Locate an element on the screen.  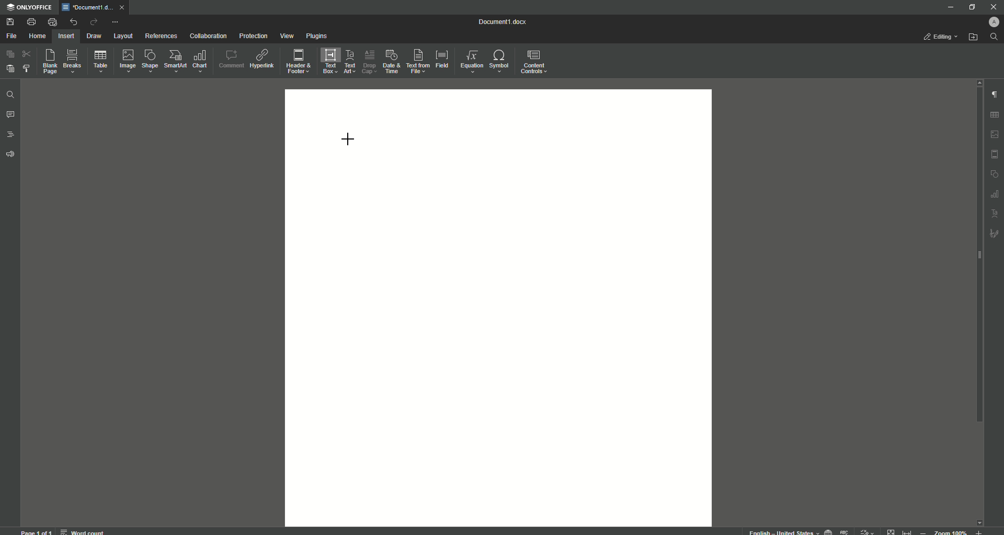
Quick Print is located at coordinates (52, 22).